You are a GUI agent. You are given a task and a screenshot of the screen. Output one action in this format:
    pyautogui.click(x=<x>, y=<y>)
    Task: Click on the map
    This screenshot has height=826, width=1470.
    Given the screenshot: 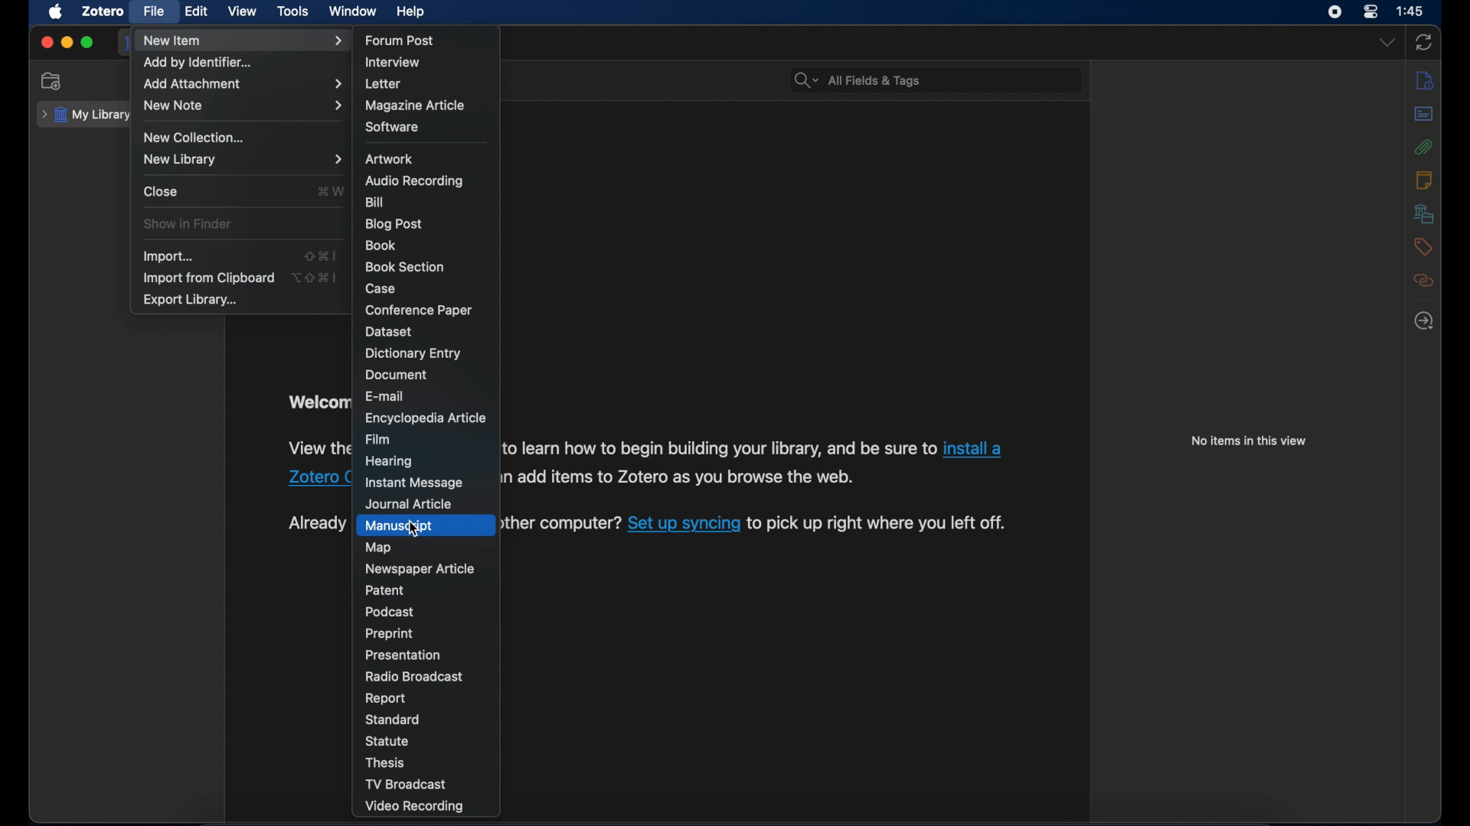 What is the action you would take?
    pyautogui.click(x=378, y=548)
    